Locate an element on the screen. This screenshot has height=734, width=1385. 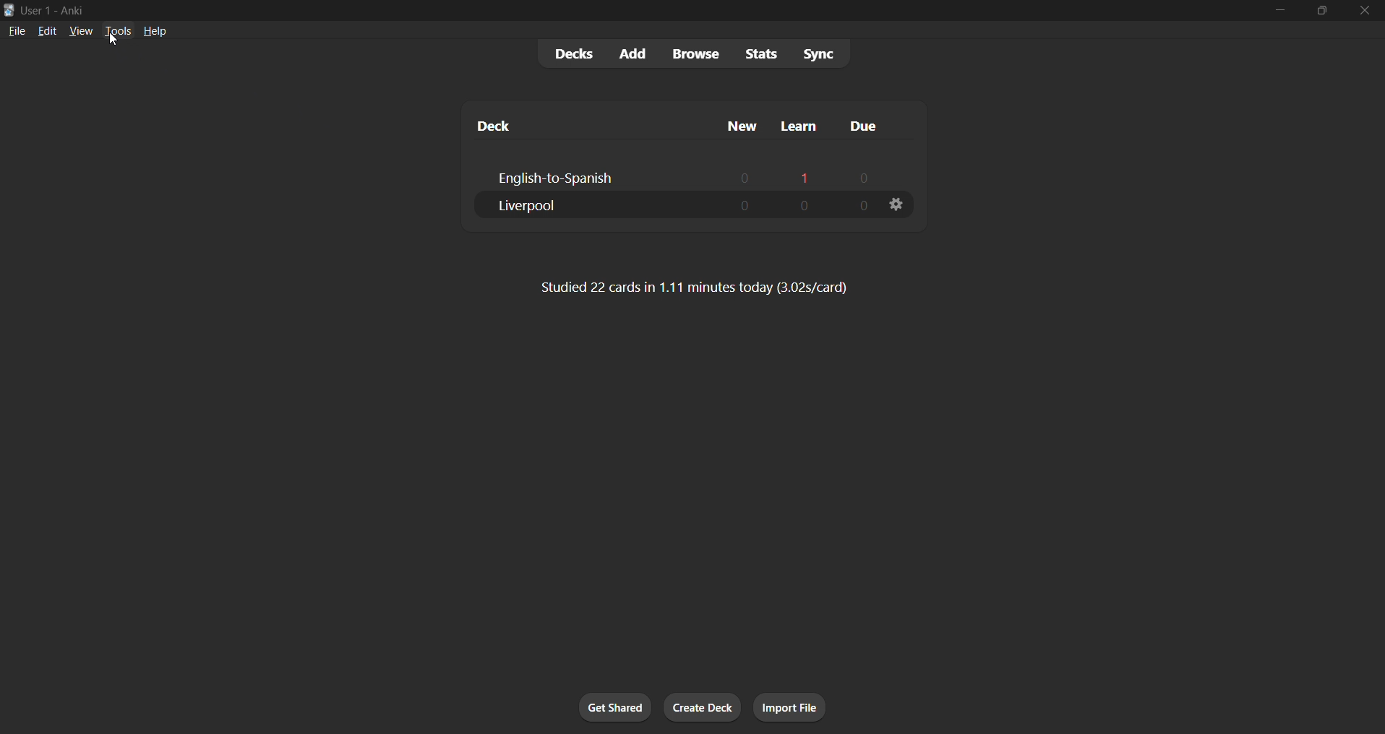
liverpool is located at coordinates (551, 207).